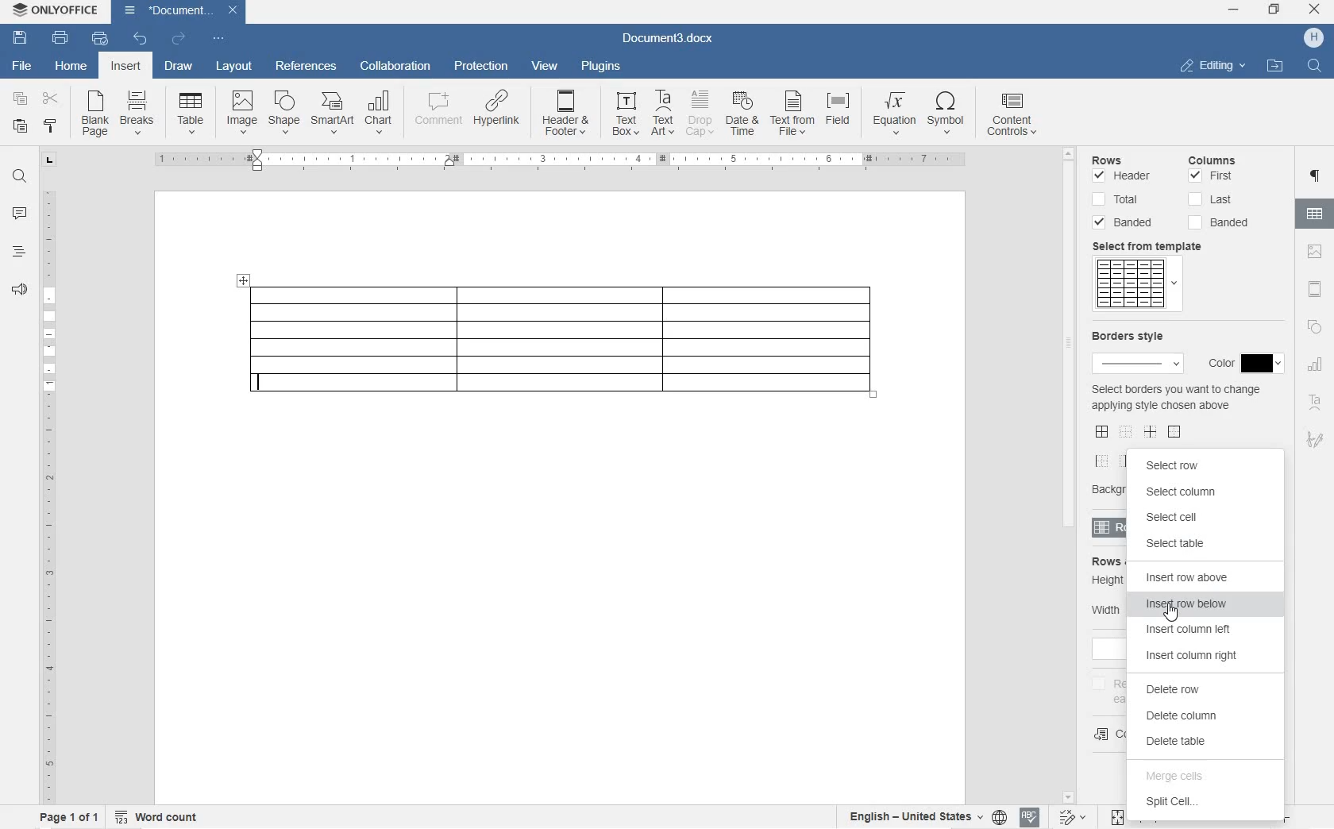 The width and height of the screenshot is (1334, 829). What do you see at coordinates (17, 290) in the screenshot?
I see `FEEDBACK & SUPPORT` at bounding box center [17, 290].